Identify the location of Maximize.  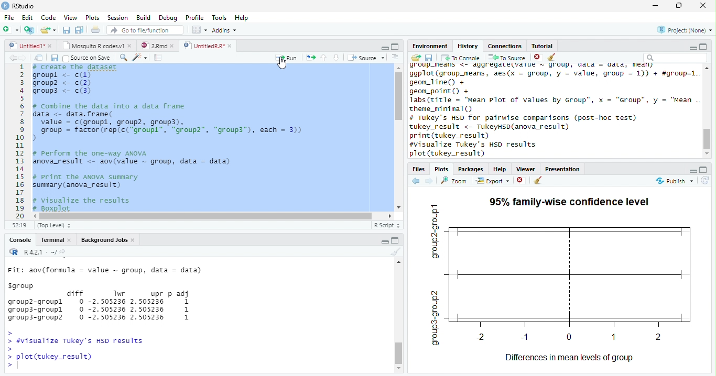
(395, 47).